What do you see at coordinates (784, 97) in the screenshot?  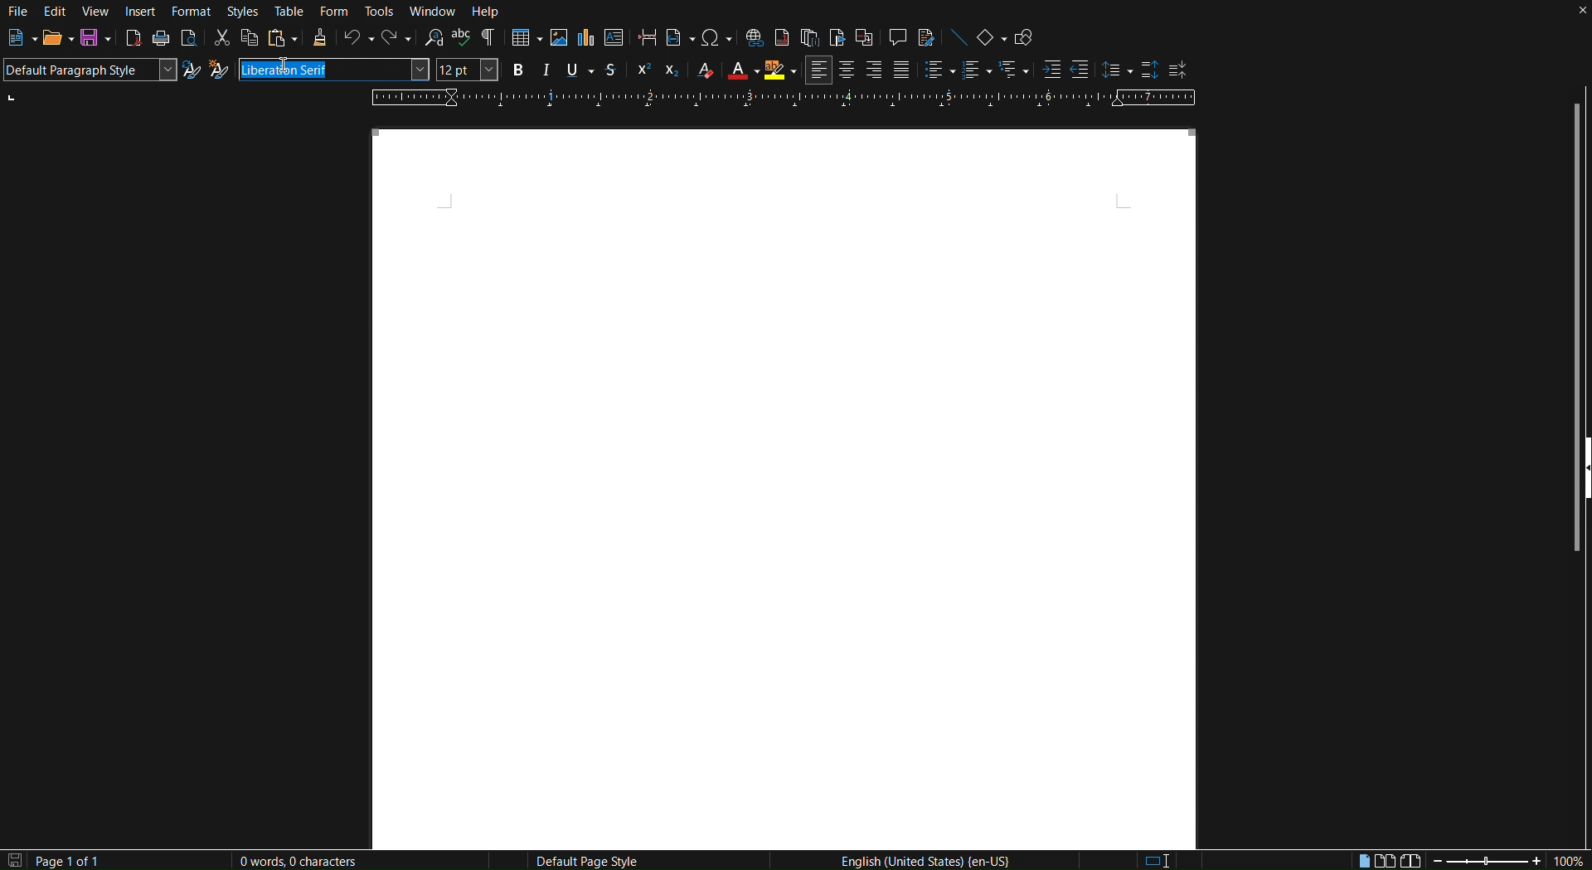 I see `Ruler` at bounding box center [784, 97].